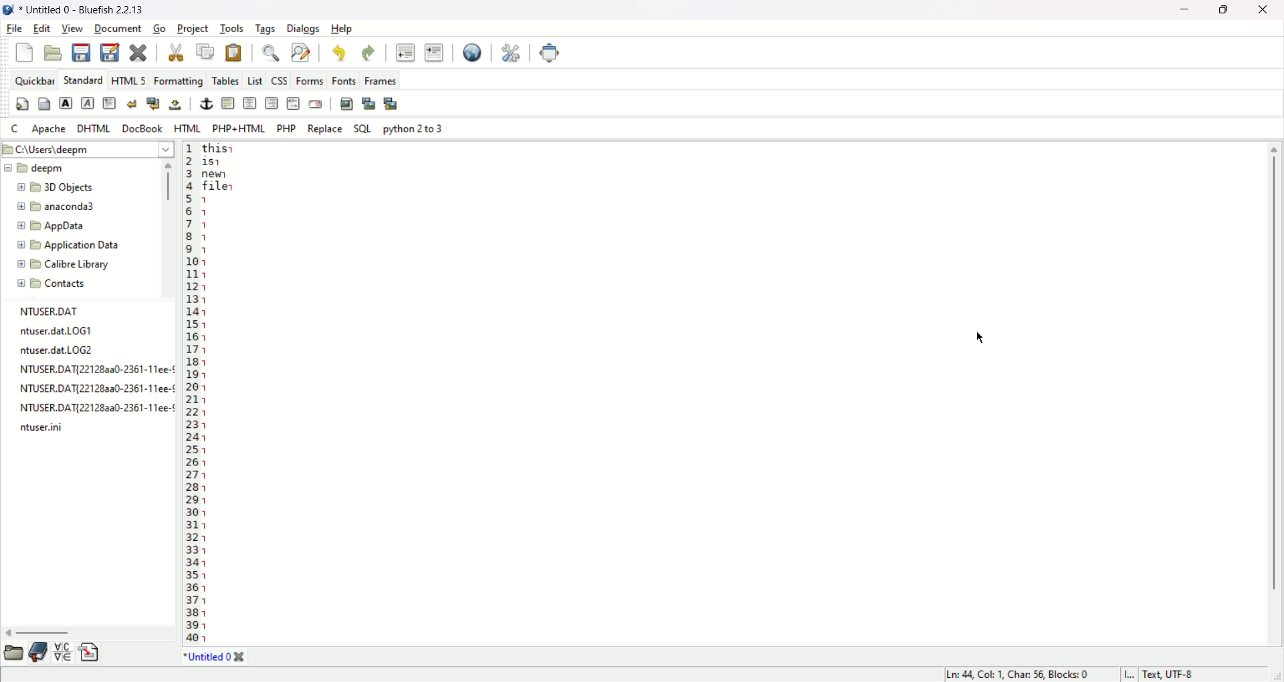 The height and width of the screenshot is (682, 1284). What do you see at coordinates (90, 653) in the screenshot?
I see `snippets` at bounding box center [90, 653].